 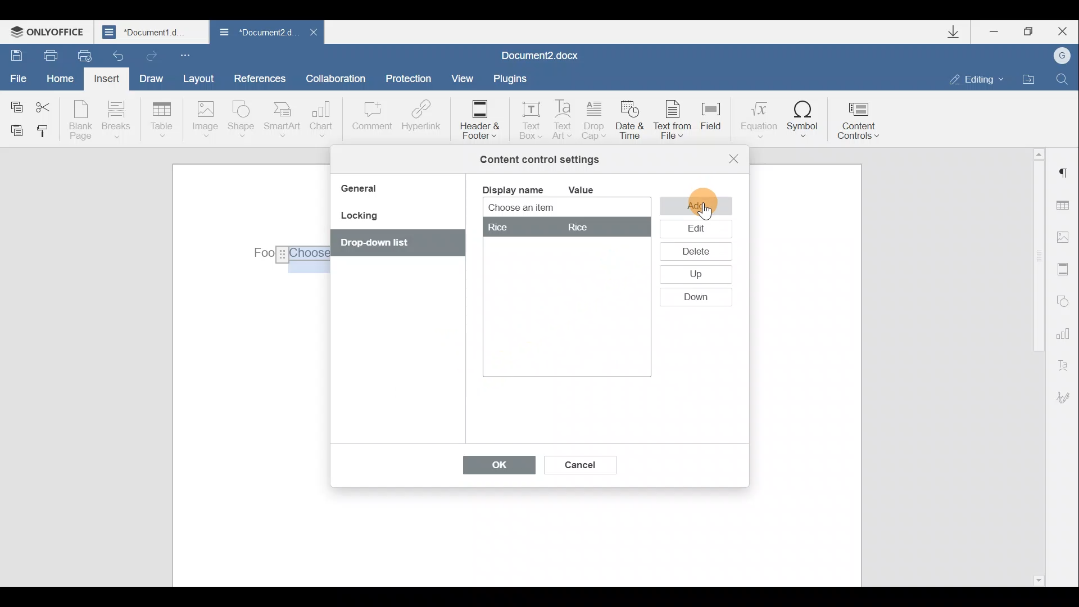 What do you see at coordinates (153, 31) in the screenshot?
I see `Document1 d..` at bounding box center [153, 31].